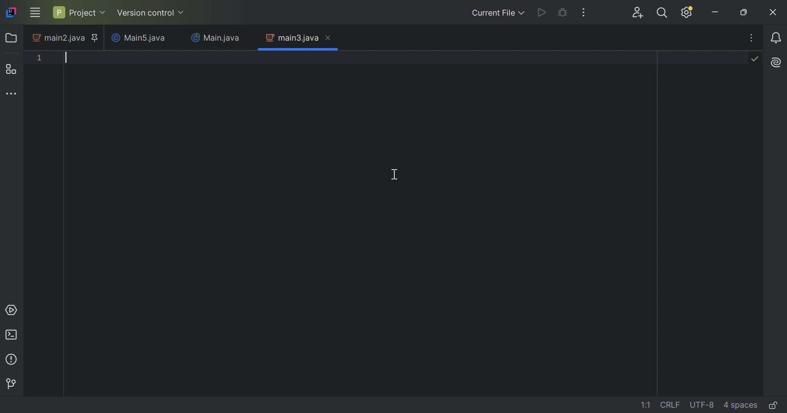 This screenshot has width=787, height=413. What do you see at coordinates (637, 13) in the screenshot?
I see `Search everywhere` at bounding box center [637, 13].